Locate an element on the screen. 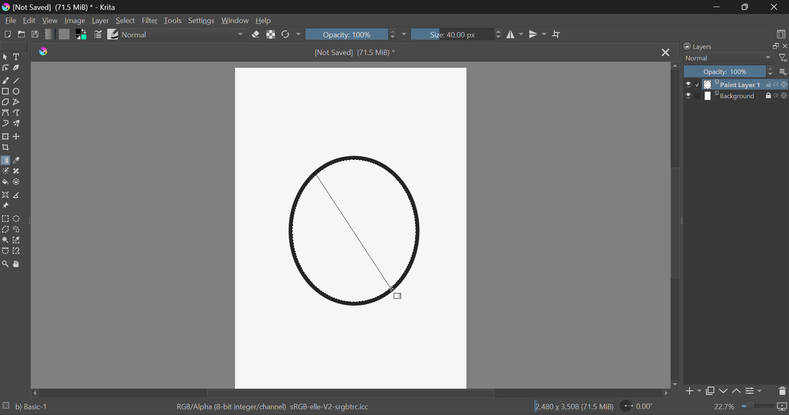  Pan is located at coordinates (18, 265).